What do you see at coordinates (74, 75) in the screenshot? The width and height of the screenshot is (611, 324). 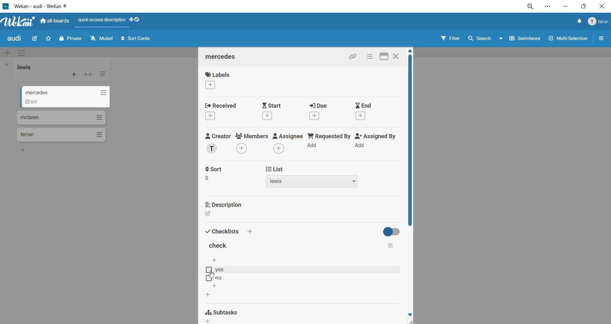 I see `add card` at bounding box center [74, 75].